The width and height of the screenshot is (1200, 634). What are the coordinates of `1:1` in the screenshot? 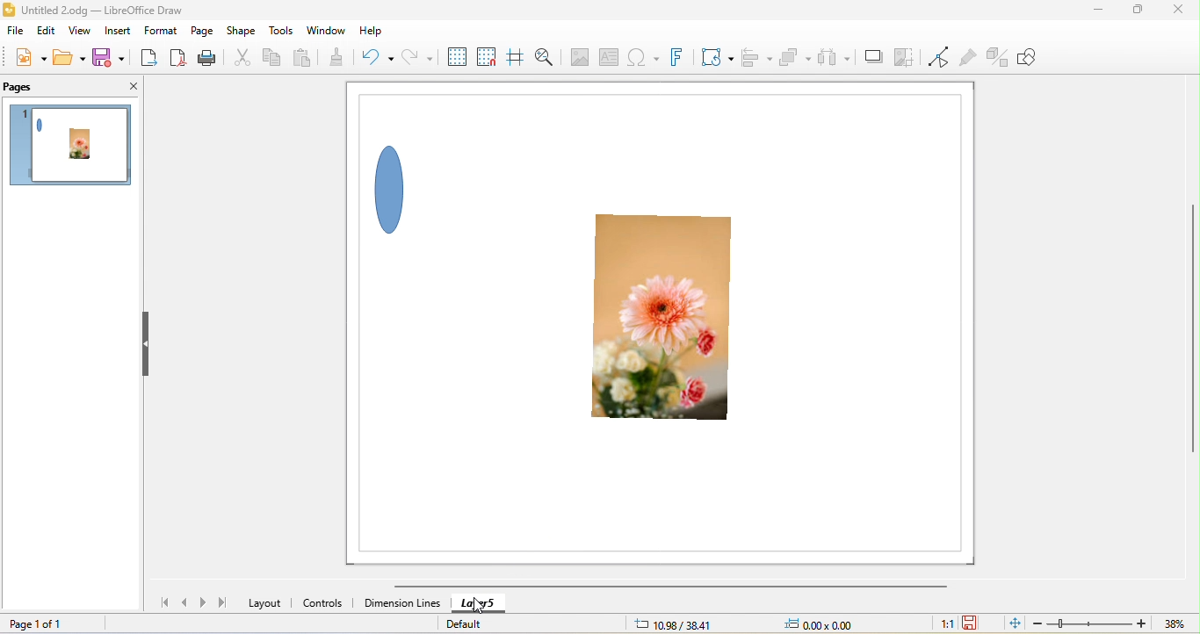 It's located at (945, 623).